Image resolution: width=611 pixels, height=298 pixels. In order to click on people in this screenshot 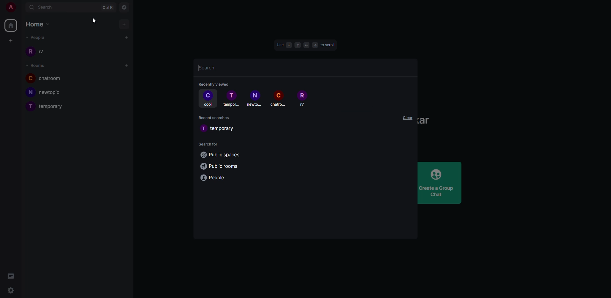, I will do `click(303, 99)`.